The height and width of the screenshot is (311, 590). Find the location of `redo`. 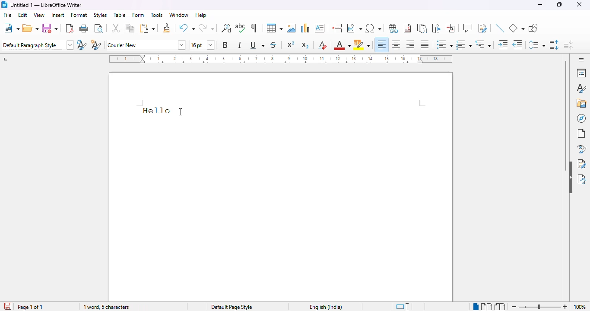

redo is located at coordinates (206, 28).